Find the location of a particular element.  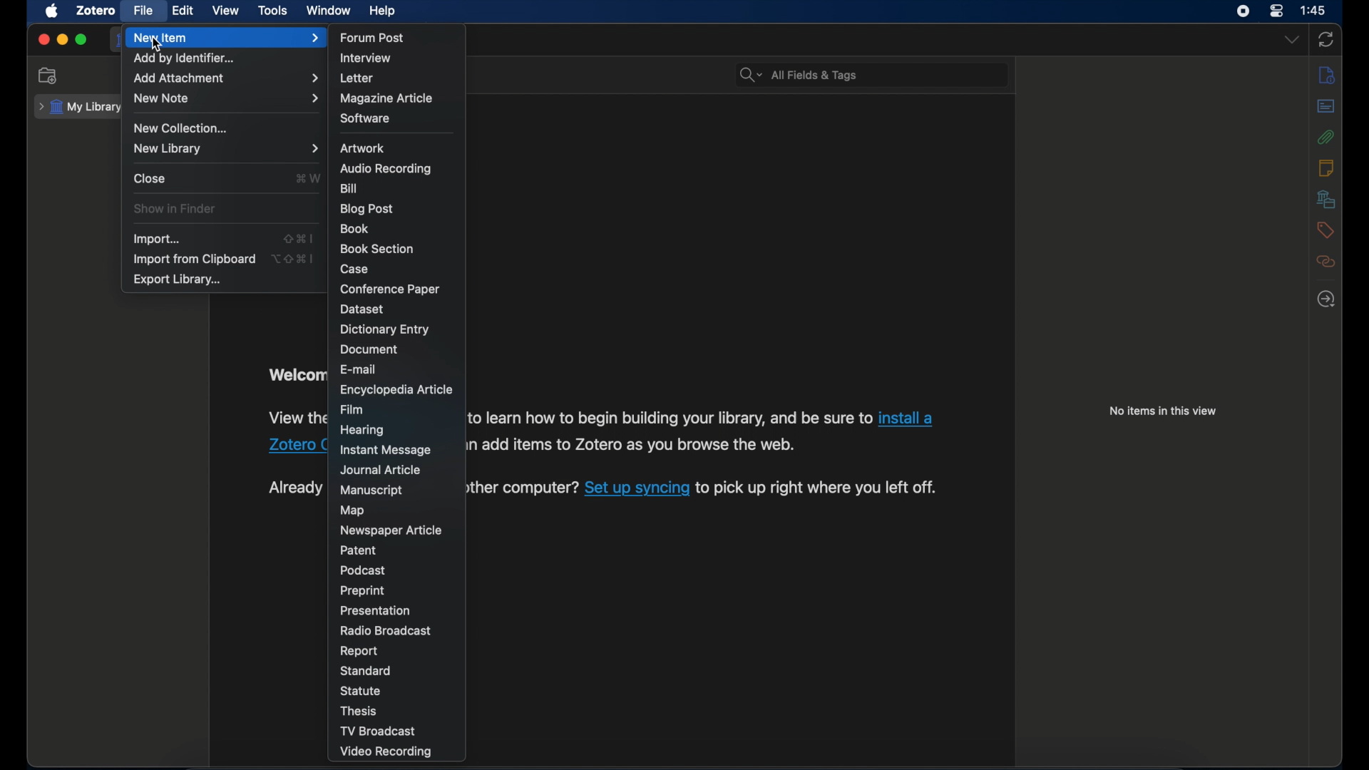

e-mail is located at coordinates (361, 369).